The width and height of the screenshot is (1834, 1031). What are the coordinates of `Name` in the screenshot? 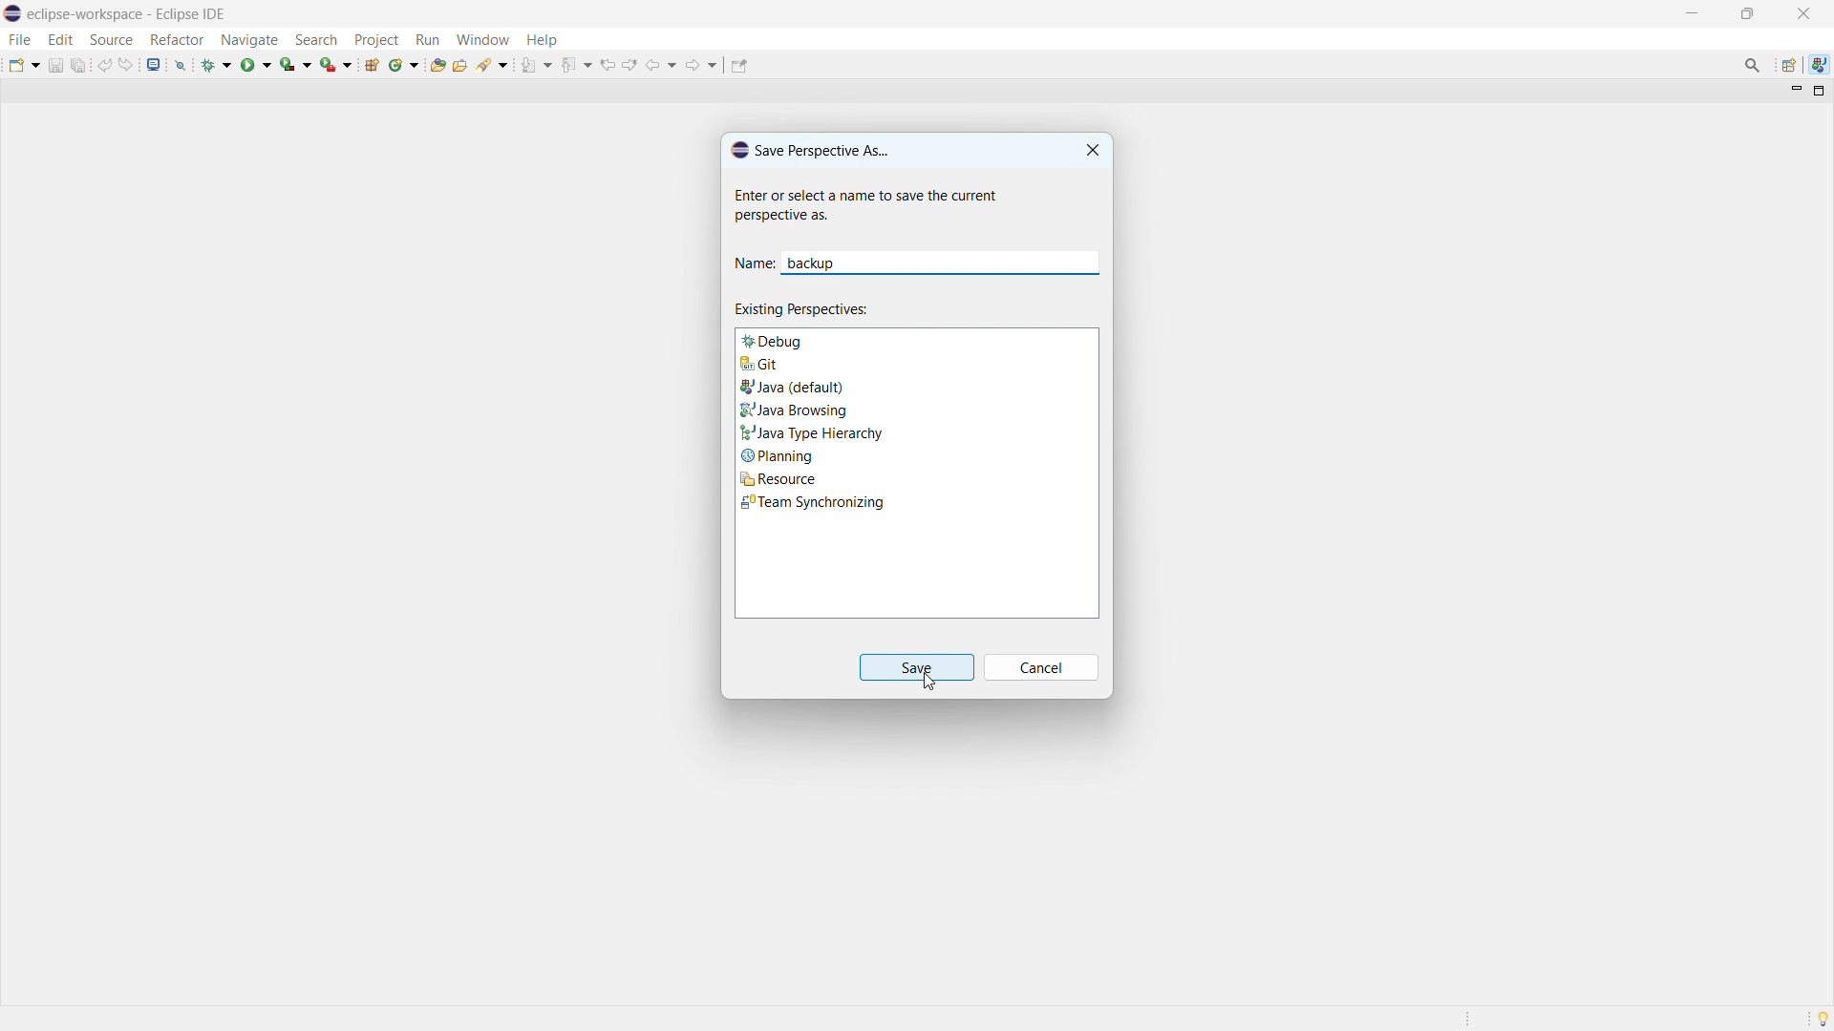 It's located at (754, 265).